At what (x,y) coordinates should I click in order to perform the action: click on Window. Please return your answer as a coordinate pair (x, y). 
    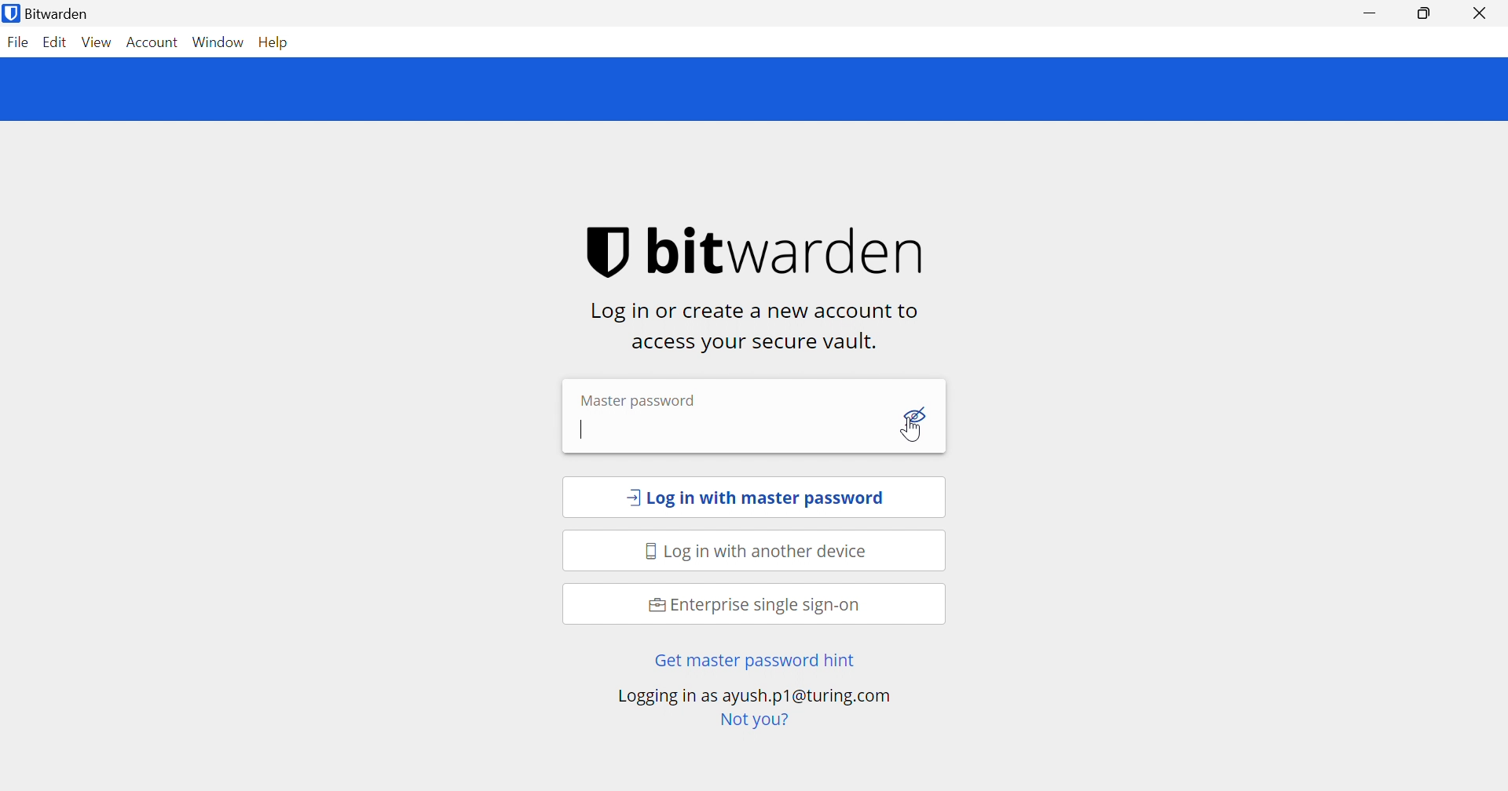
    Looking at the image, I should click on (220, 42).